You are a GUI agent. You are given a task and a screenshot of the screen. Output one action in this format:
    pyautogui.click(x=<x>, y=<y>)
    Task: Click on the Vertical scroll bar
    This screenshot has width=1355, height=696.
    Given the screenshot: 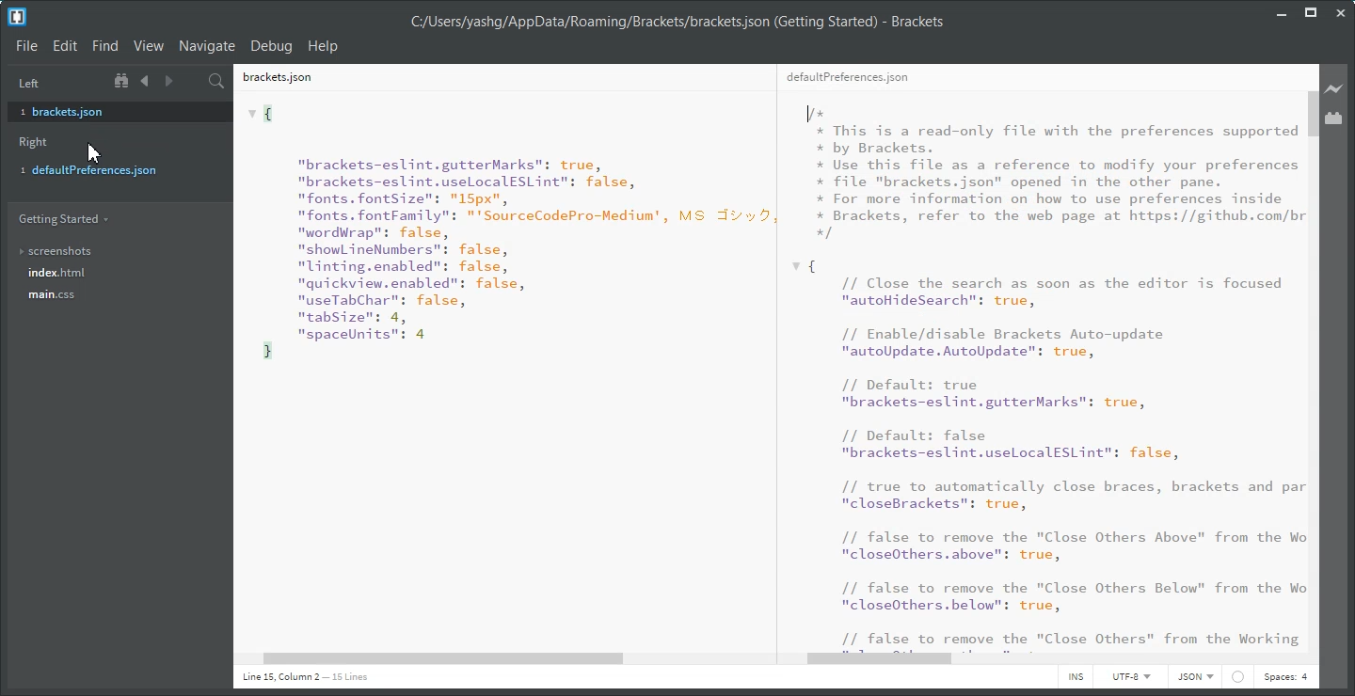 What is the action you would take?
    pyautogui.click(x=1313, y=356)
    